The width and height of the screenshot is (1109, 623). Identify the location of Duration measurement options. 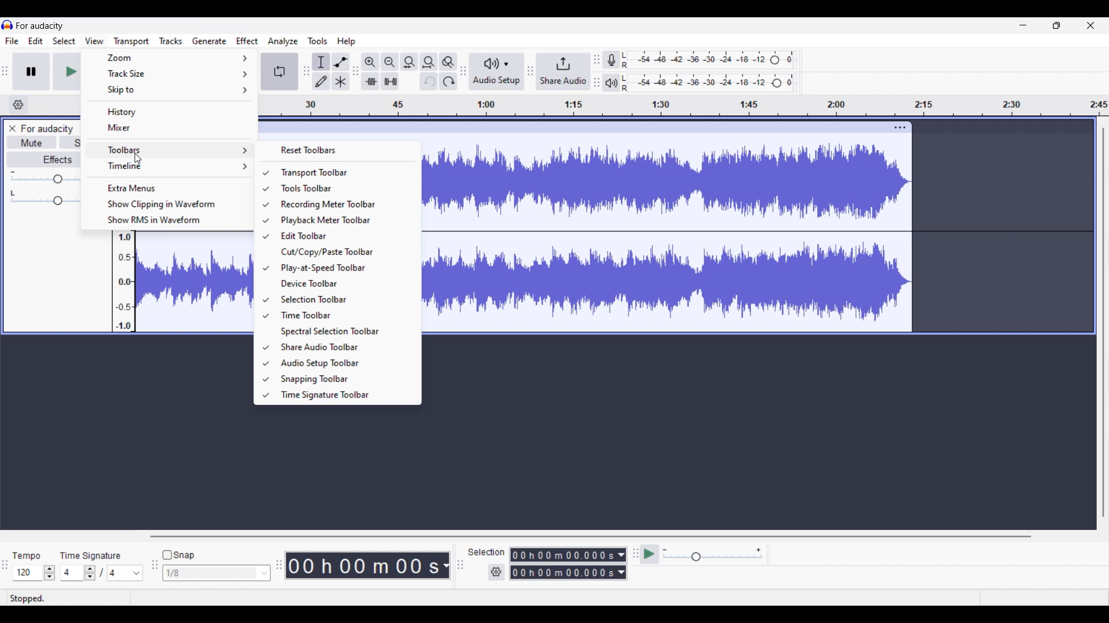
(622, 563).